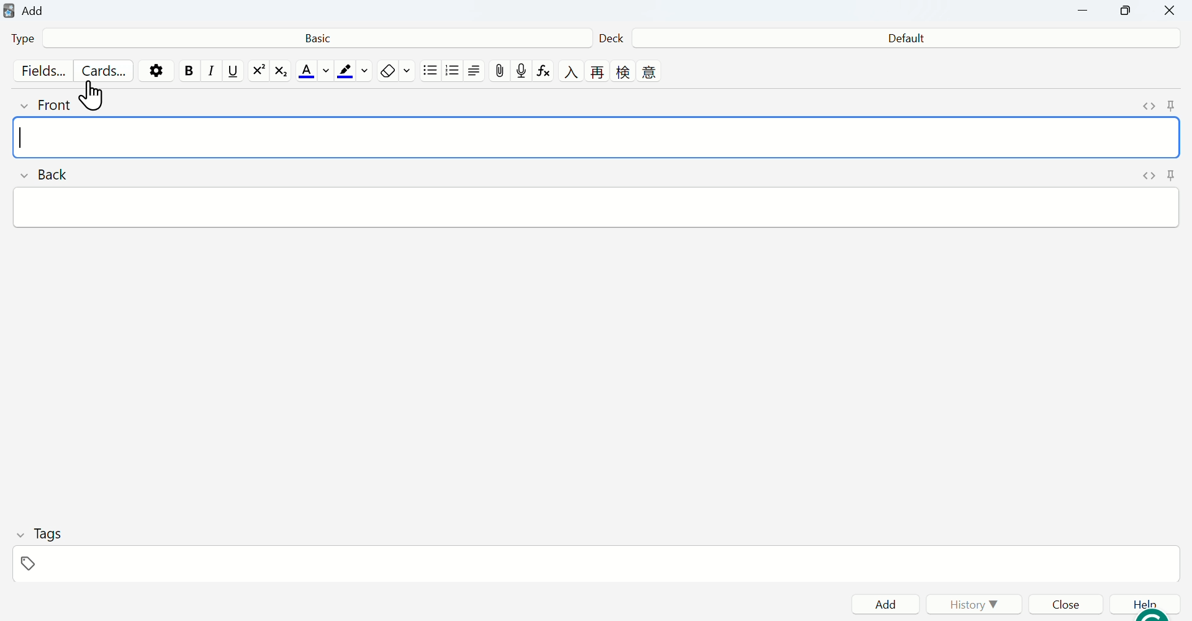  What do you see at coordinates (610, 39) in the screenshot?
I see `Deck` at bounding box center [610, 39].